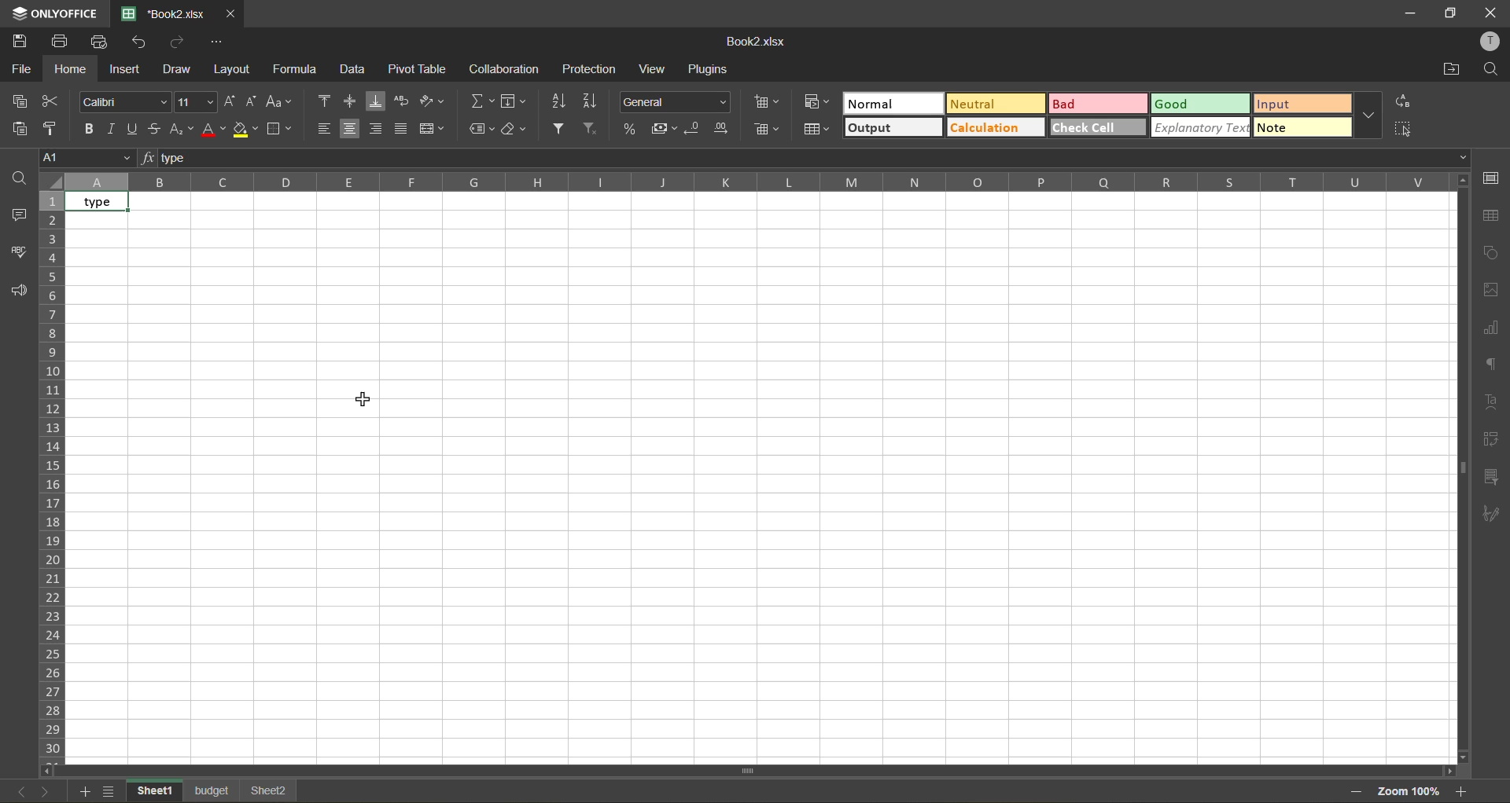 Image resolution: width=1510 pixels, height=803 pixels. I want to click on named ranges, so click(483, 130).